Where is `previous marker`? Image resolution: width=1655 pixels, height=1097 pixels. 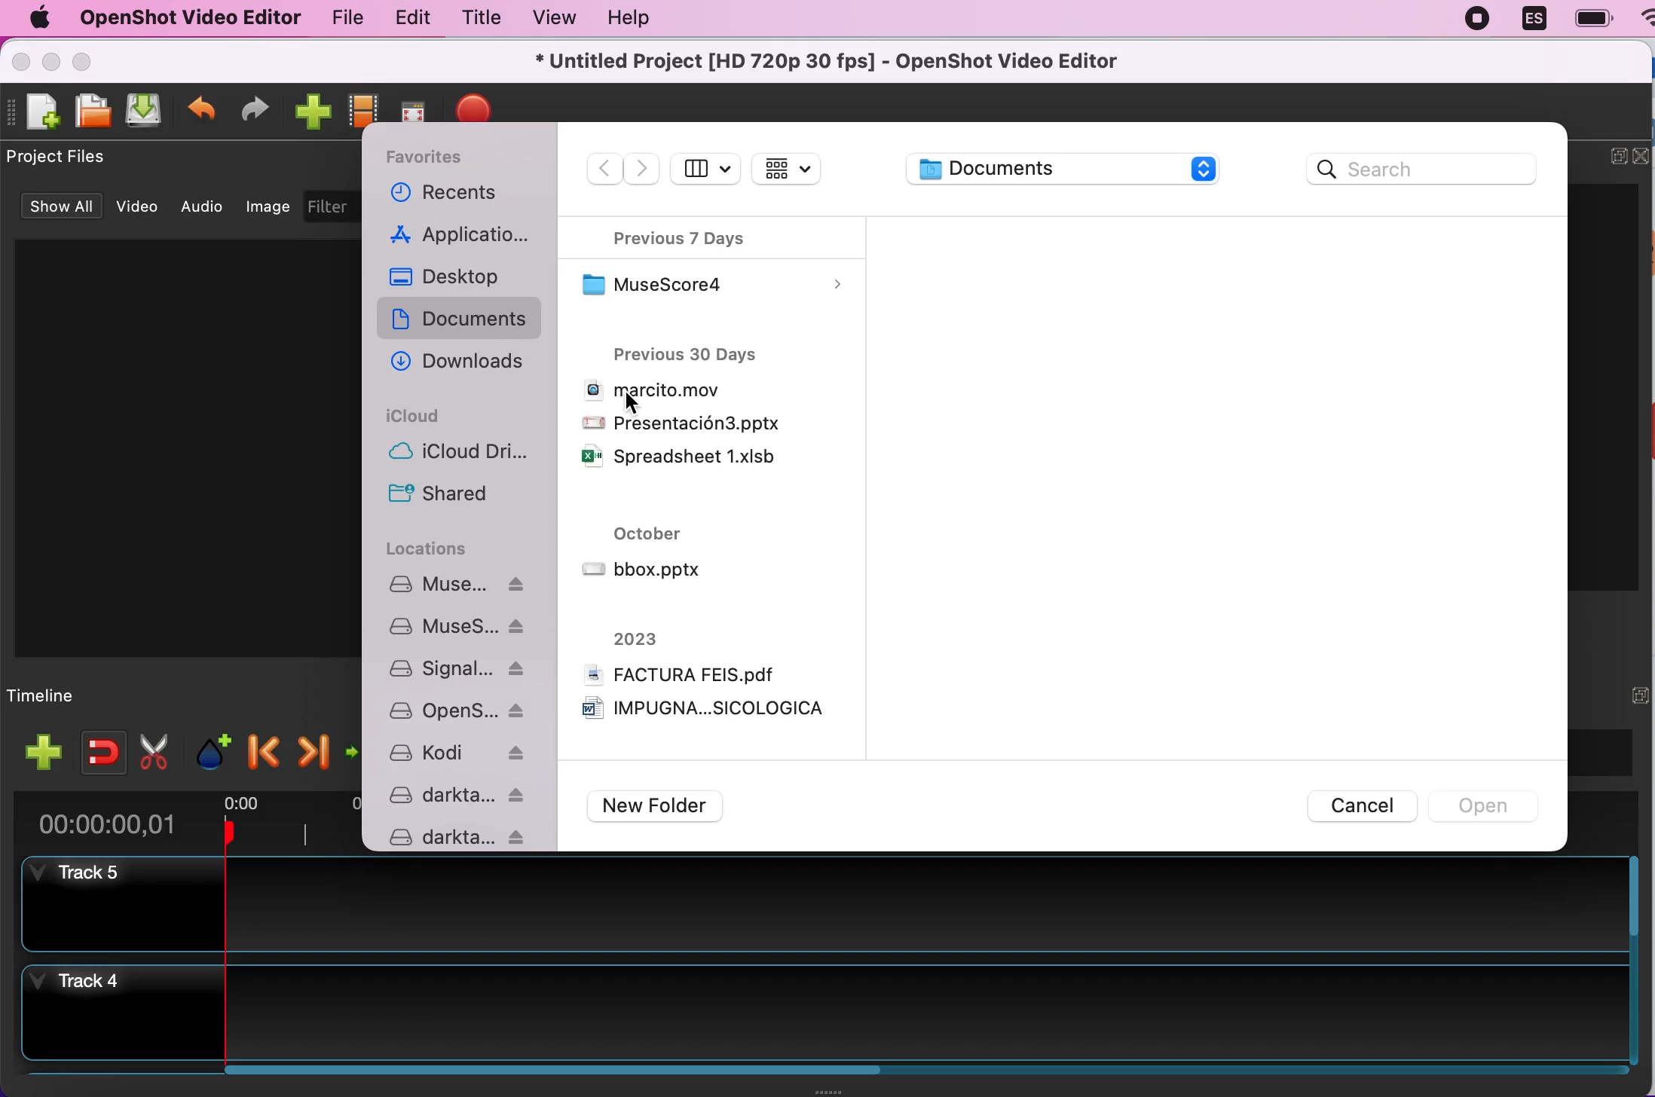
previous marker is located at coordinates (261, 750).